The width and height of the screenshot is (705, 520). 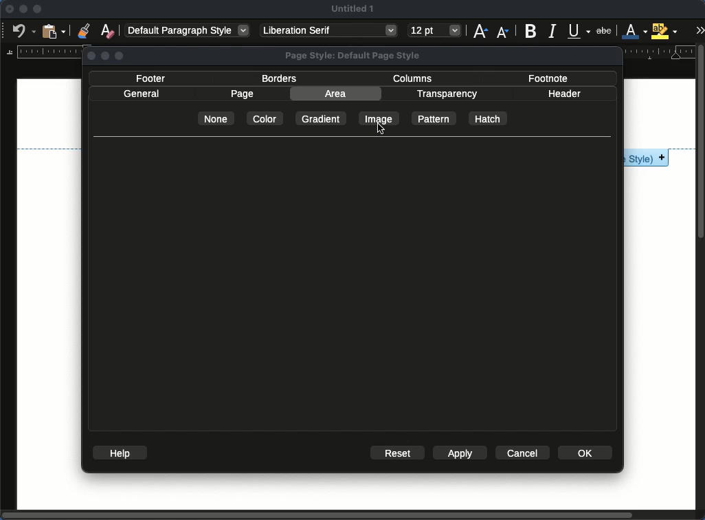 I want to click on cancel, so click(x=524, y=453).